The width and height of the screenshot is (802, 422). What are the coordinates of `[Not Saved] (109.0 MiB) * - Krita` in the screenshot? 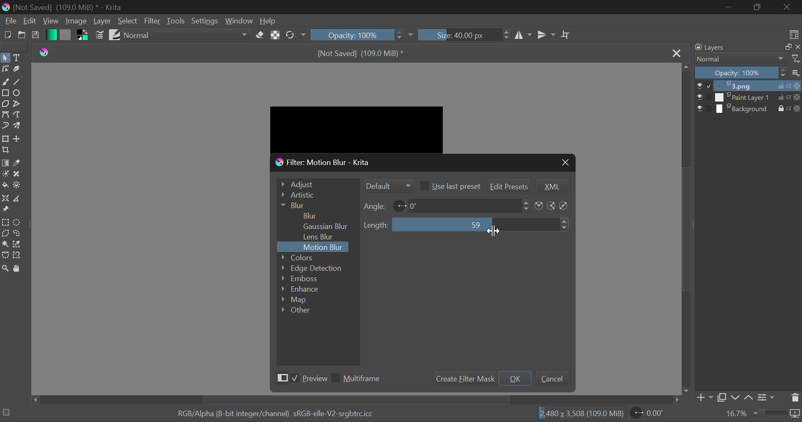 It's located at (71, 7).